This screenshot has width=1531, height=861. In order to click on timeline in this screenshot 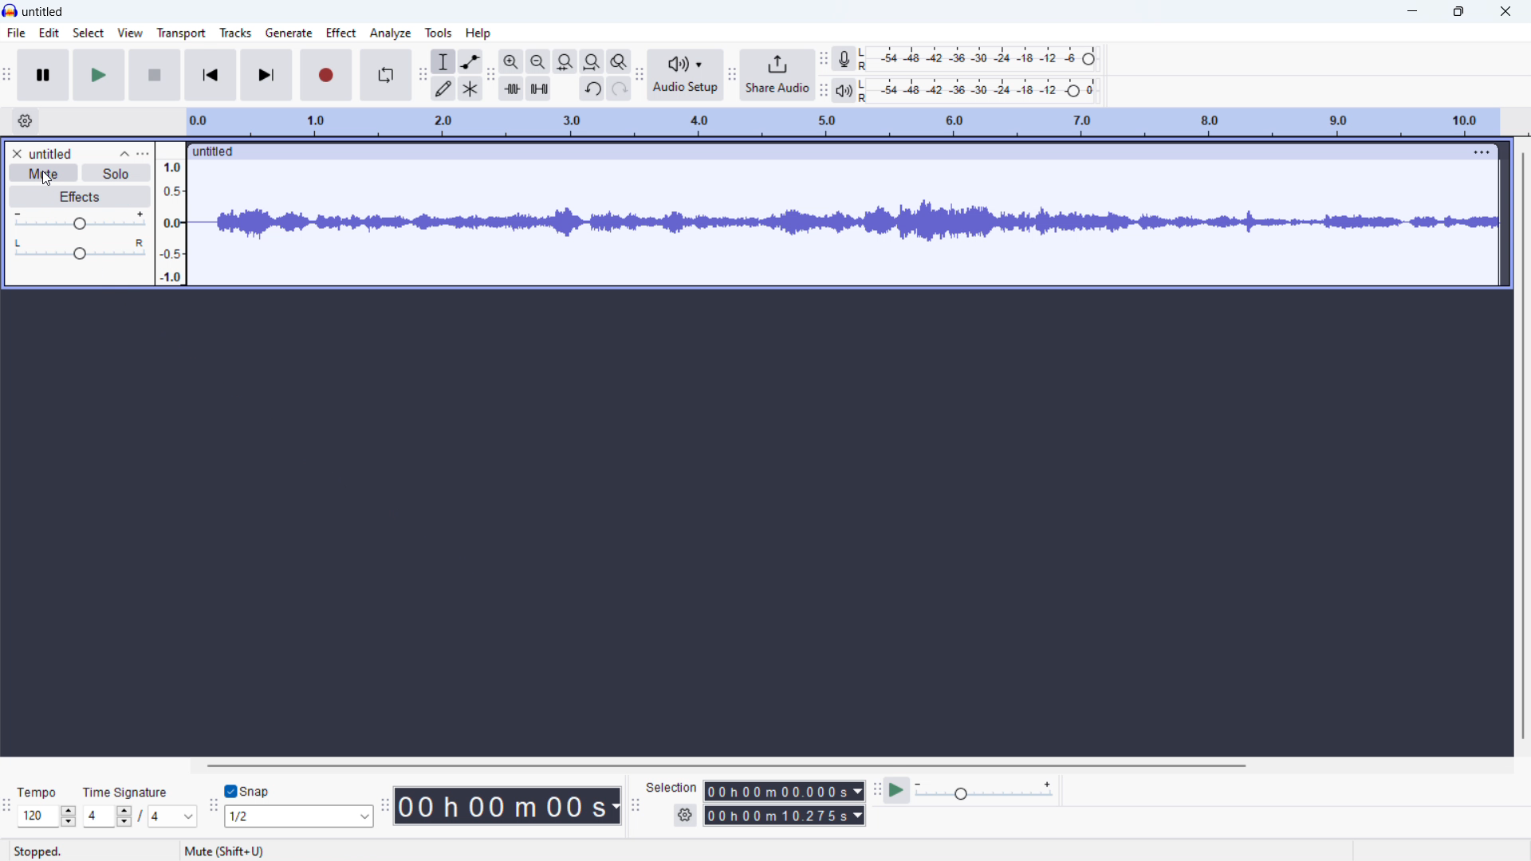, I will do `click(842, 122)`.